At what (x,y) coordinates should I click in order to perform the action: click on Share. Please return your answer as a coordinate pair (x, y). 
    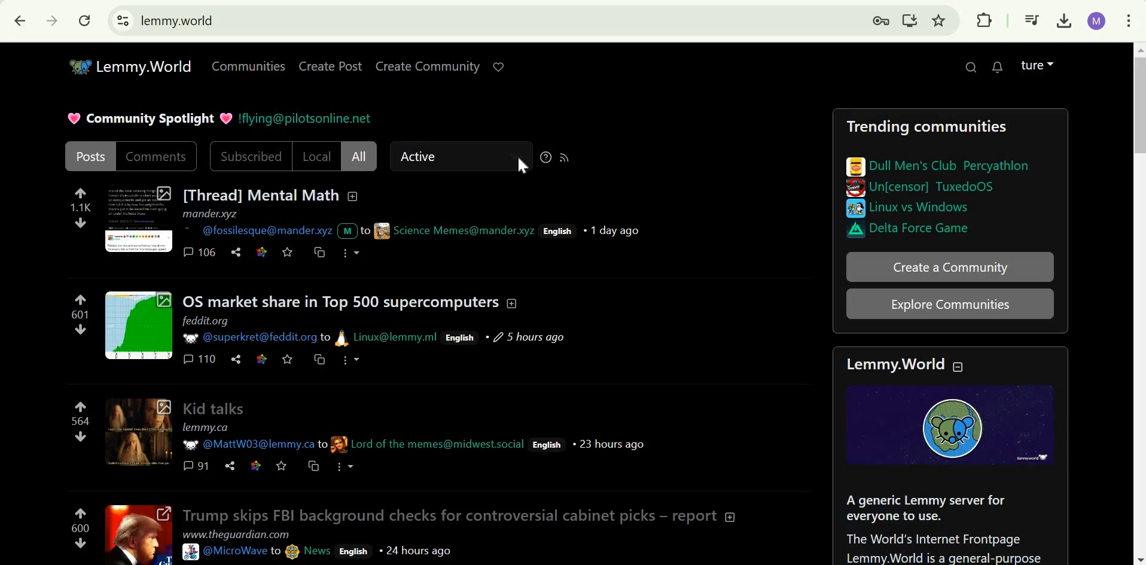
    Looking at the image, I should click on (236, 253).